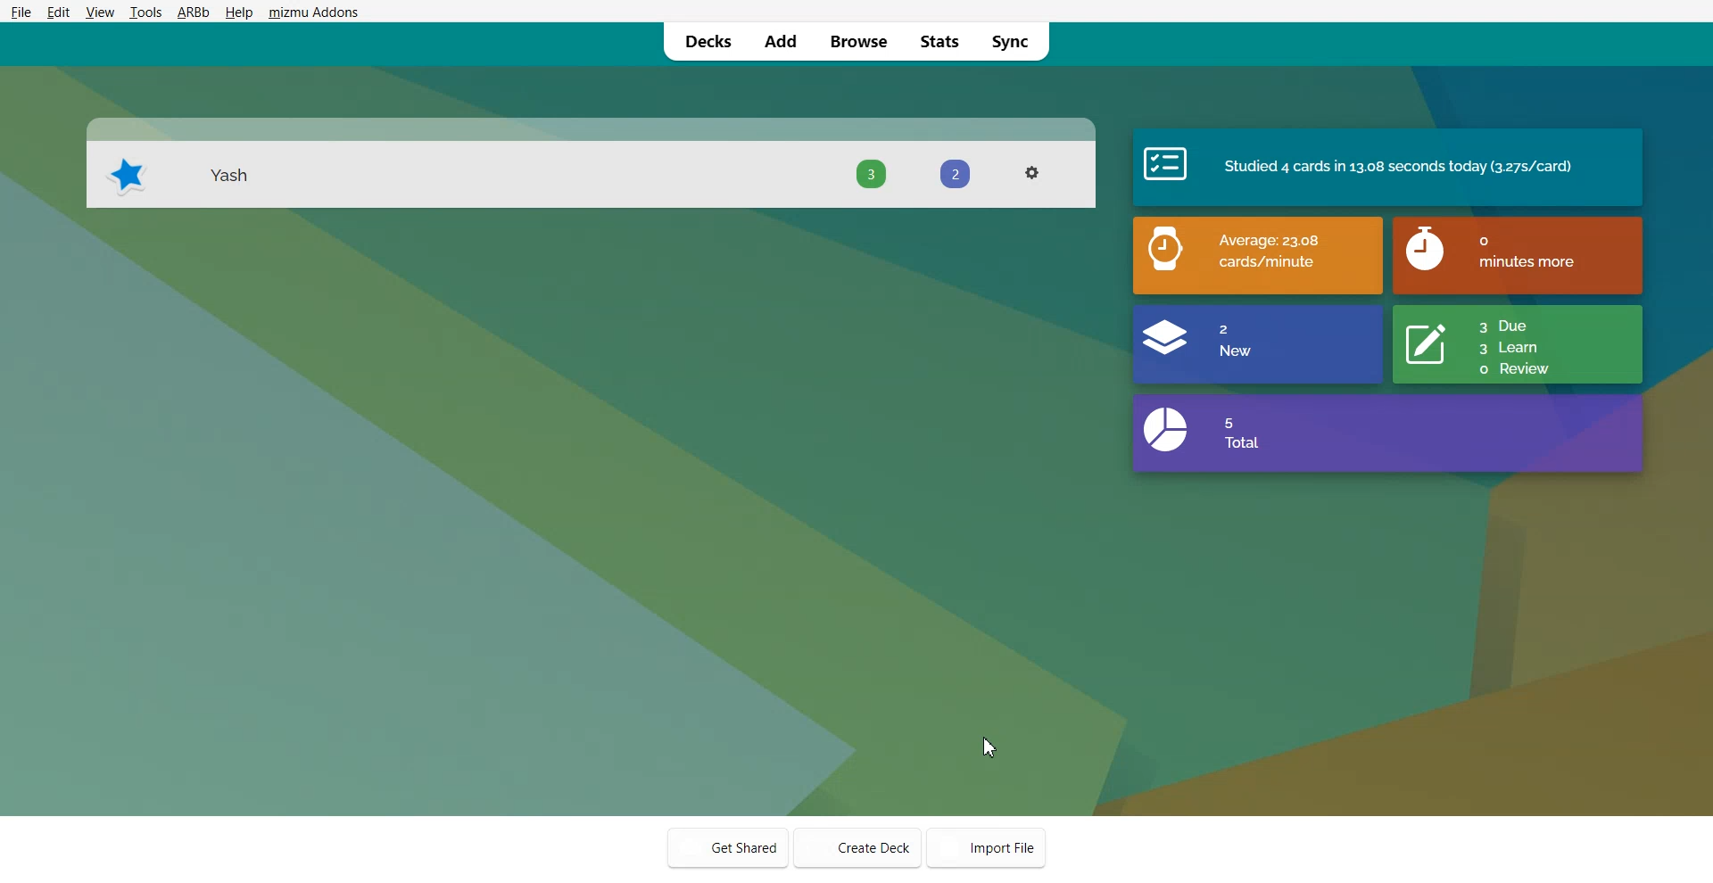 The image size is (1713, 883). Describe the element at coordinates (727, 846) in the screenshot. I see `Get Shared` at that location.